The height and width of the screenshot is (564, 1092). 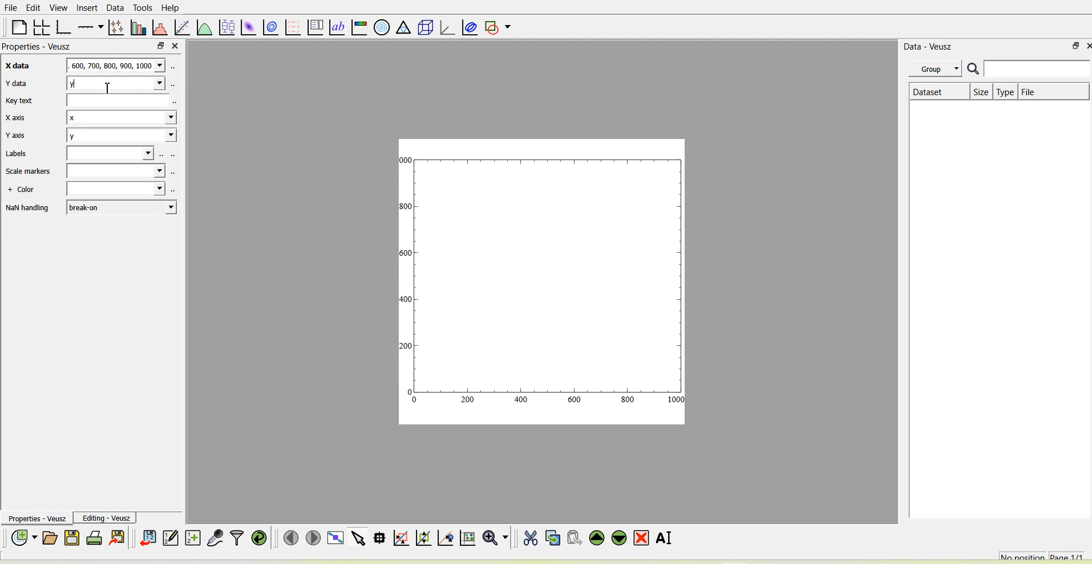 What do you see at coordinates (641, 538) in the screenshot?
I see `Remove the selected widget` at bounding box center [641, 538].